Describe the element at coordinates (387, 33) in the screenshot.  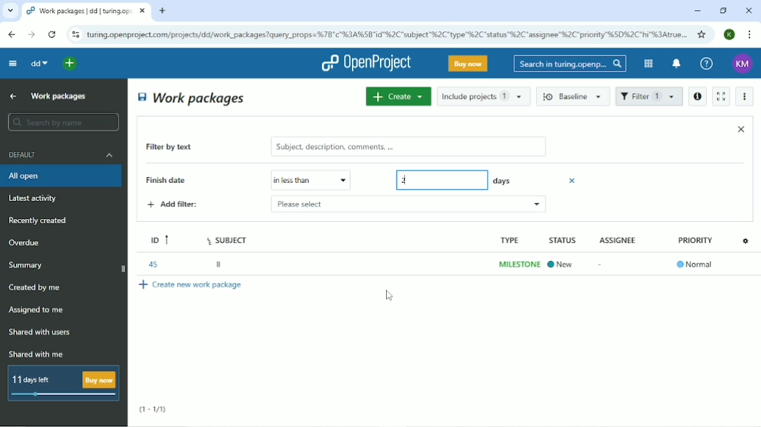
I see `Site address` at that location.